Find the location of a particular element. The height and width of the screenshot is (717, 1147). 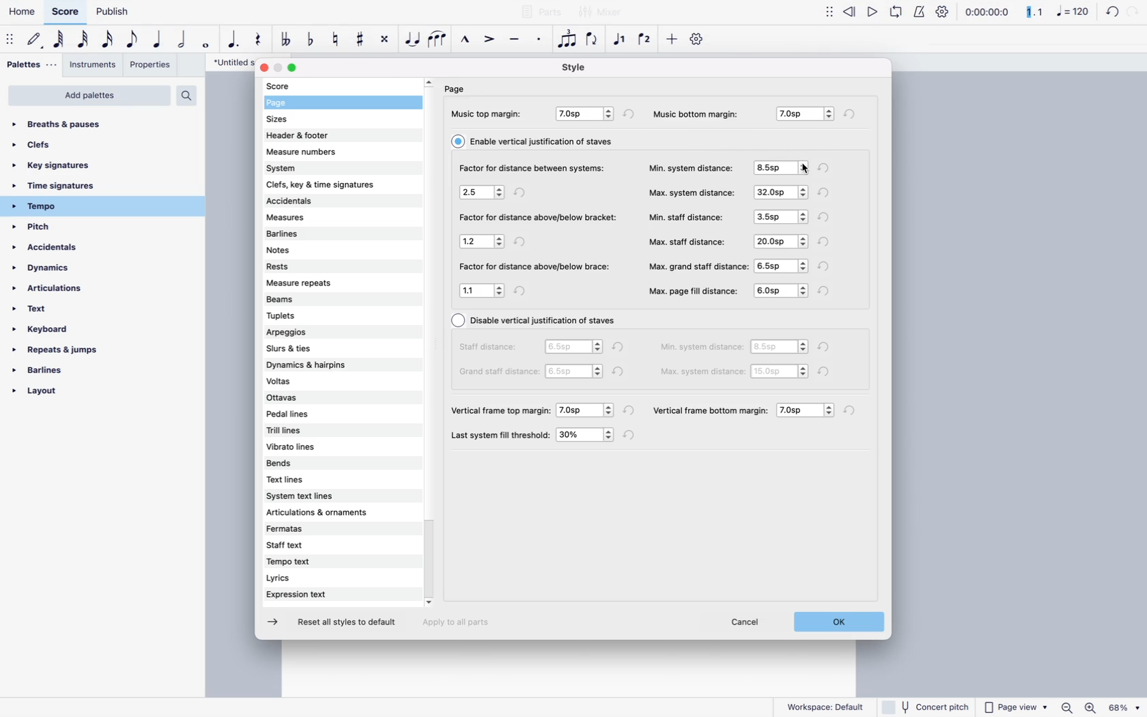

move is located at coordinates (11, 42).